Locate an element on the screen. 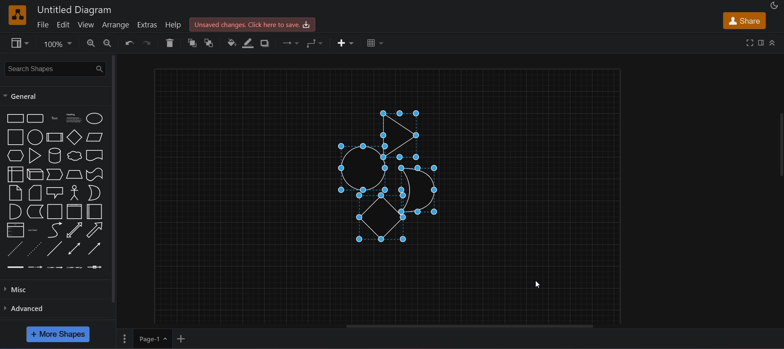  list item is located at coordinates (35, 230).